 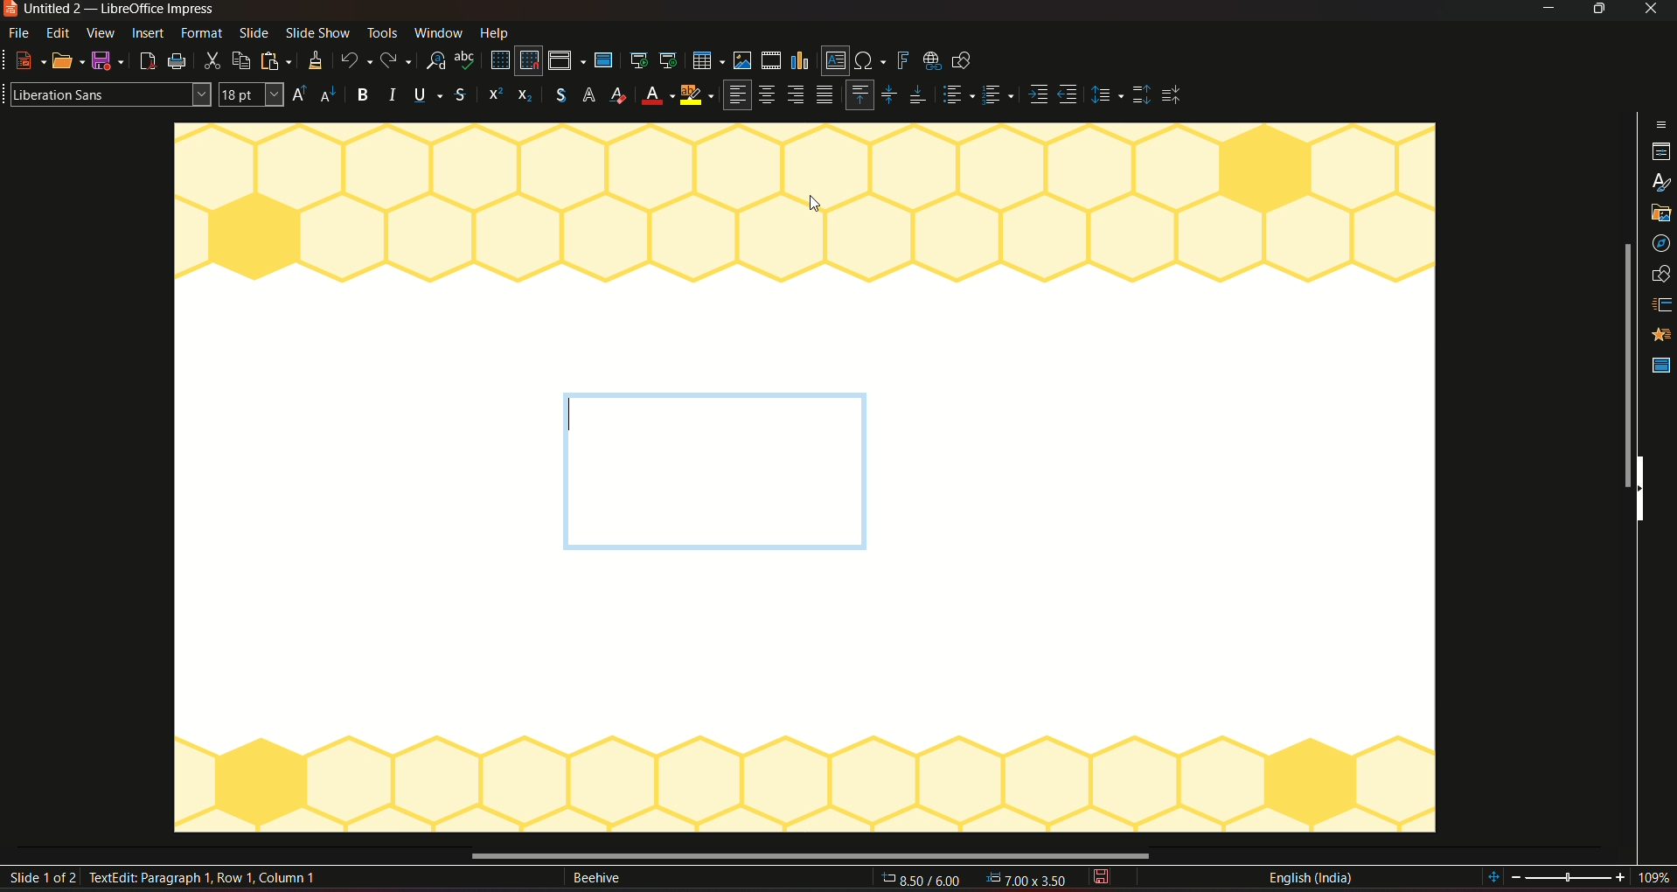 What do you see at coordinates (107, 93) in the screenshot?
I see `font stylre` at bounding box center [107, 93].